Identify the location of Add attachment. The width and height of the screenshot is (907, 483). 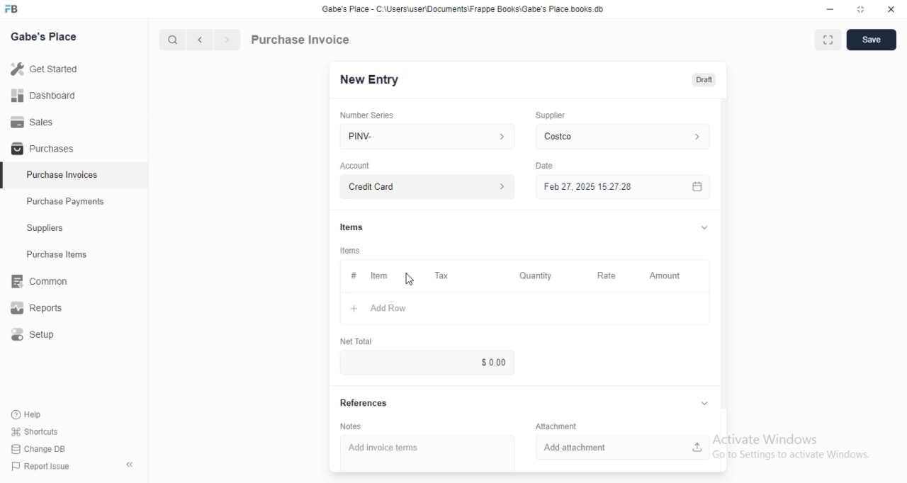
(623, 448).